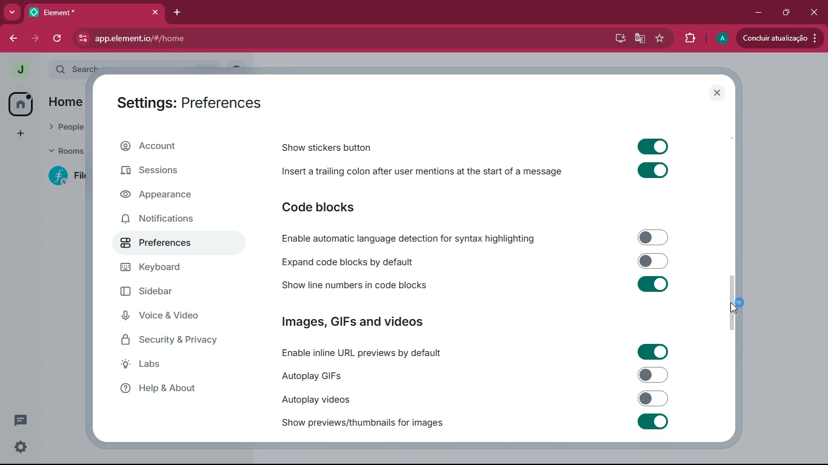 This screenshot has height=465, width=828. What do you see at coordinates (653, 285) in the screenshot?
I see `Toggle on` at bounding box center [653, 285].